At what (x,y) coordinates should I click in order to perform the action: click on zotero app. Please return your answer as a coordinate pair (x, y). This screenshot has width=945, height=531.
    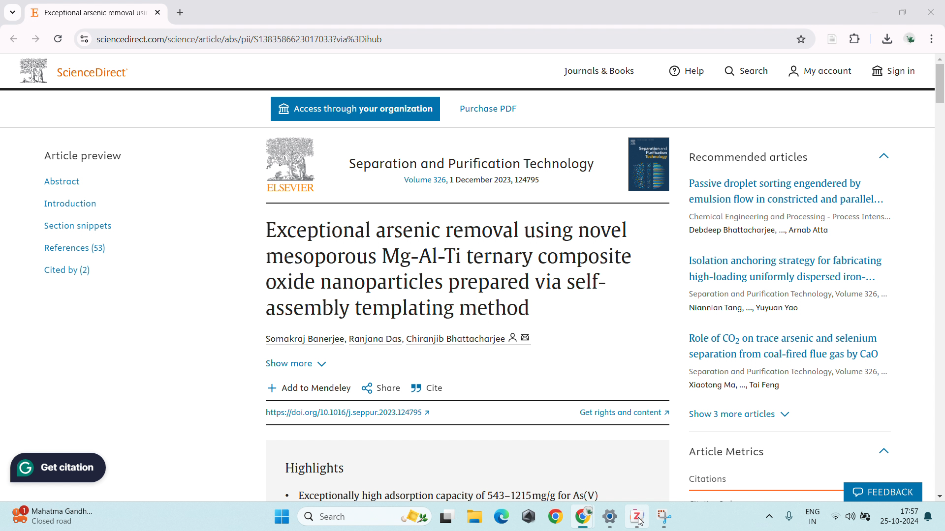
    Looking at the image, I should click on (635, 515).